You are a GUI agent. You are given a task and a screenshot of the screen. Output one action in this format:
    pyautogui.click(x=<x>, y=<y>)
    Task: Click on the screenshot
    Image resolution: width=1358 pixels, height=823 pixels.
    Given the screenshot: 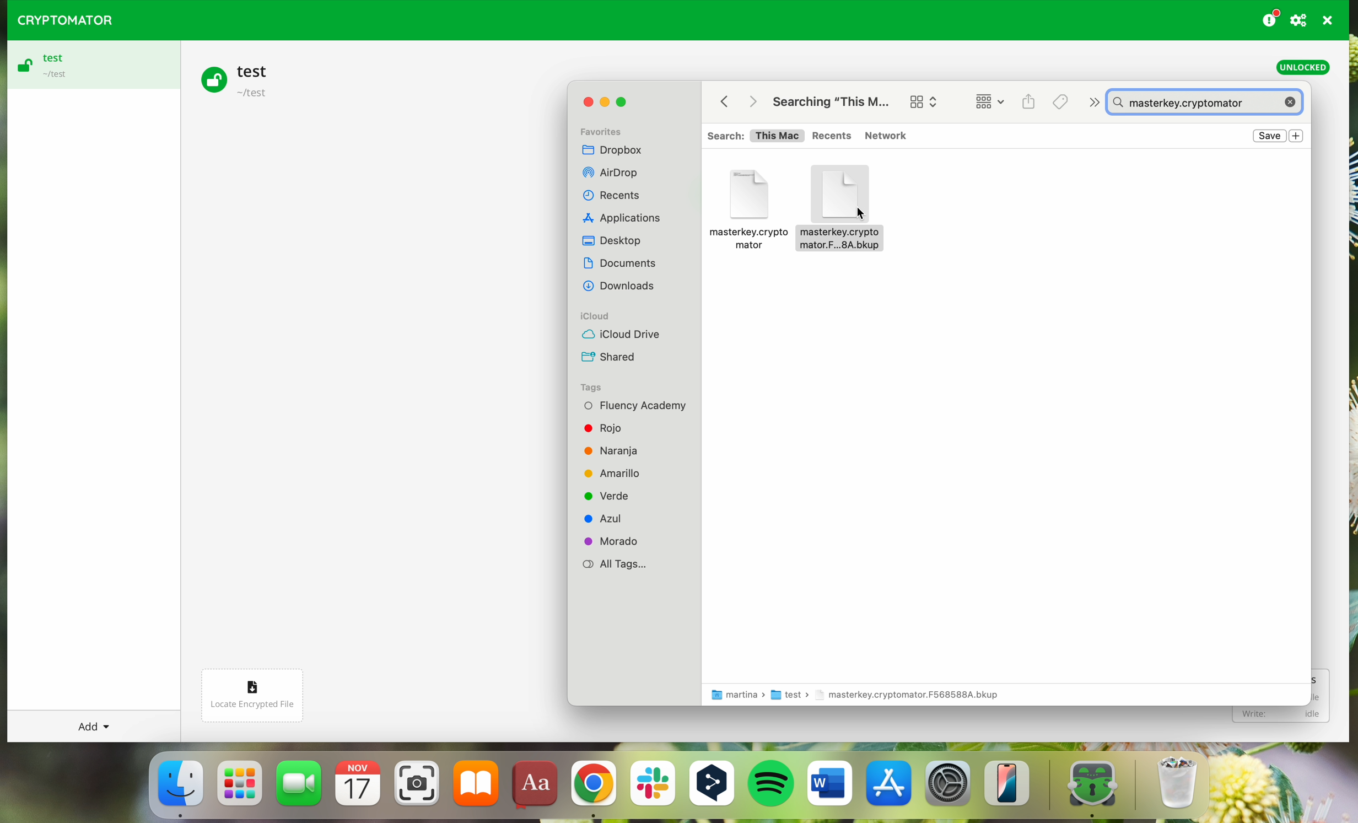 What is the action you would take?
    pyautogui.click(x=417, y=788)
    